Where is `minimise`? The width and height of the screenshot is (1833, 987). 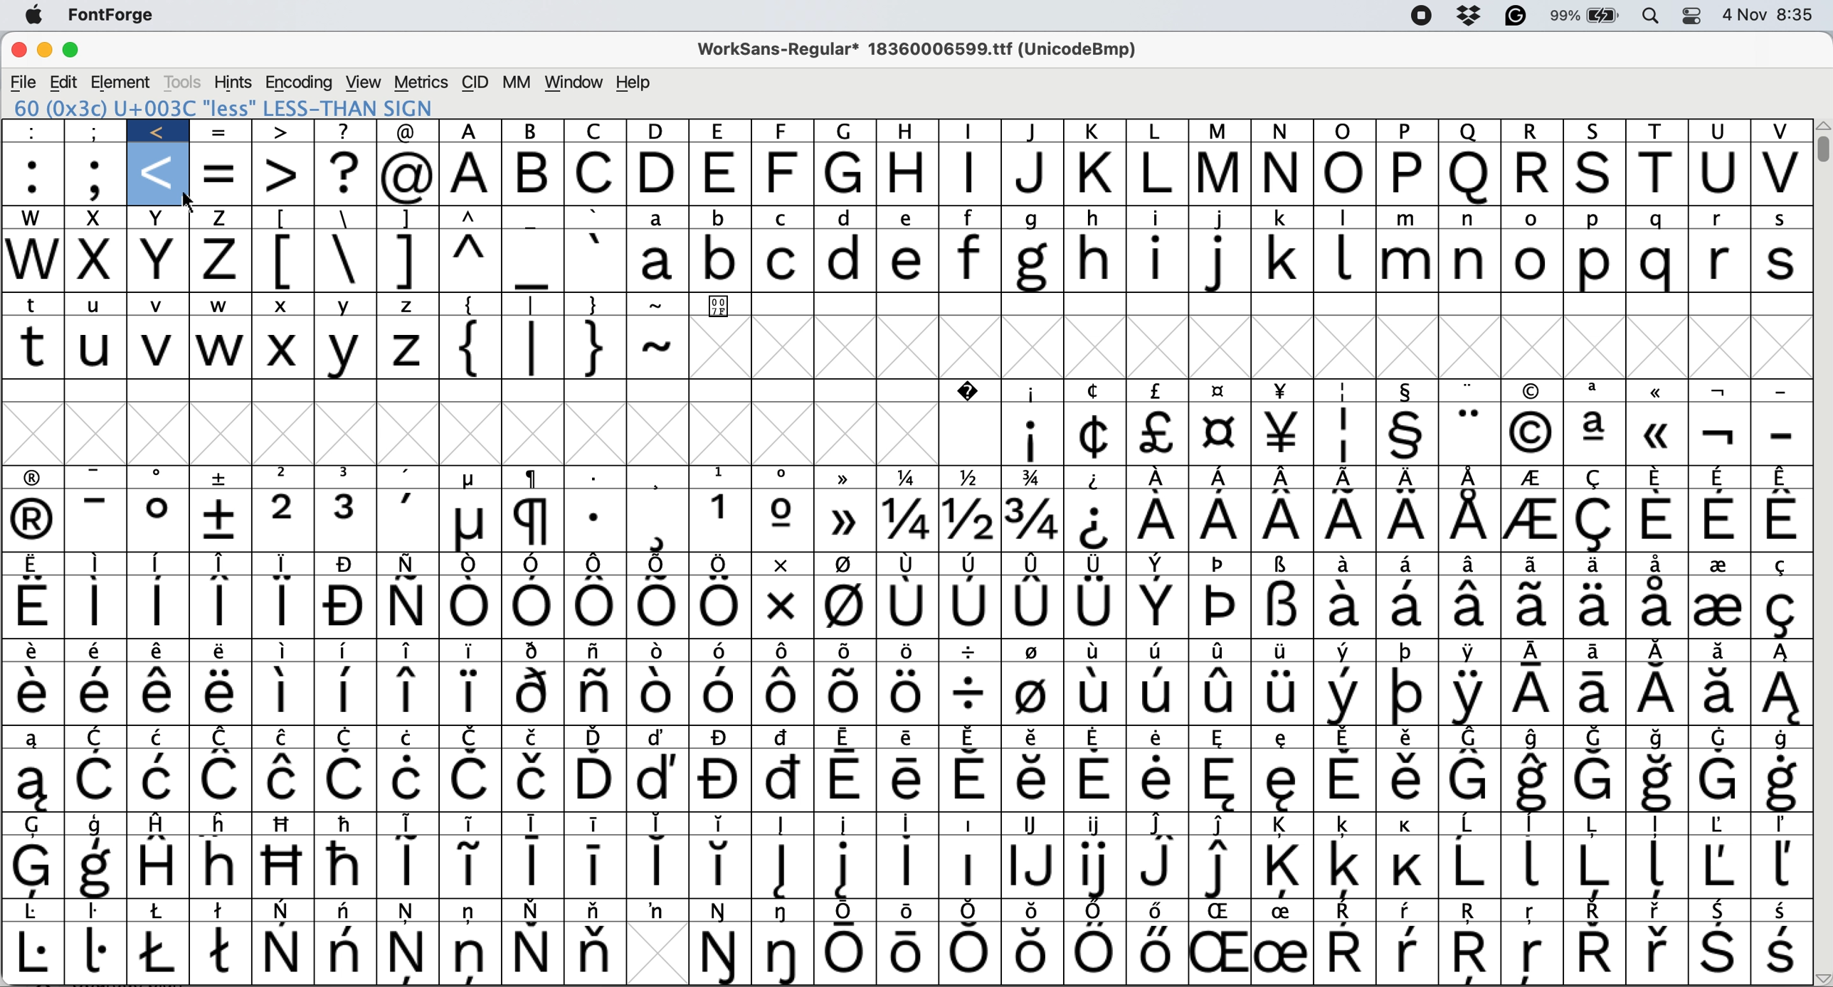
minimise is located at coordinates (46, 51).